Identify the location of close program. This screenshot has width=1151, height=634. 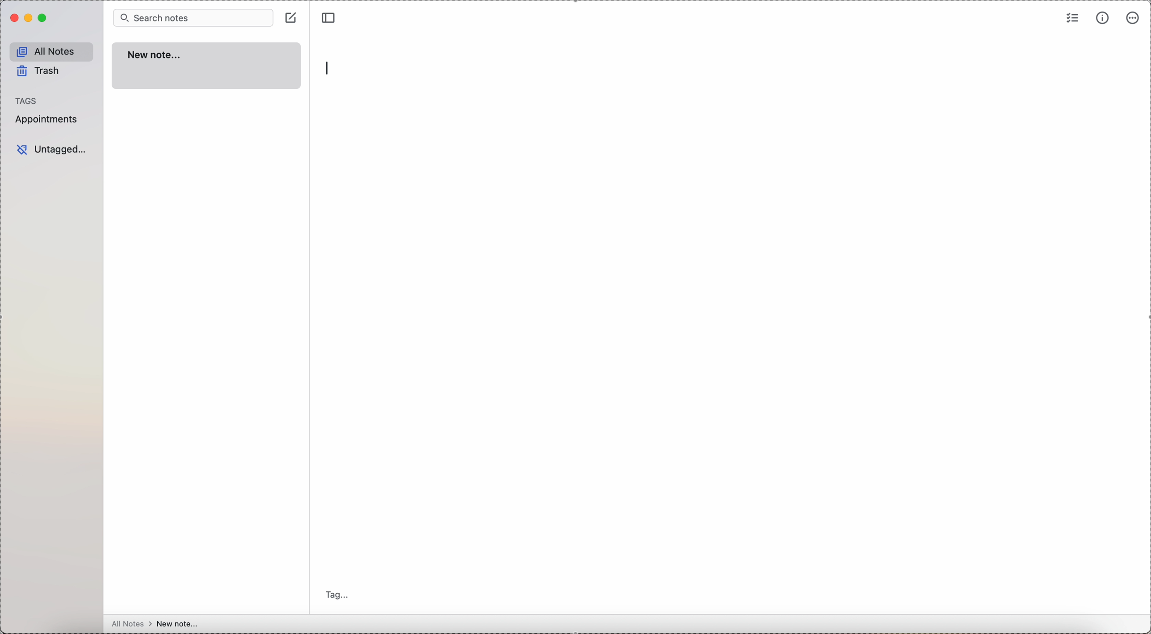
(13, 18).